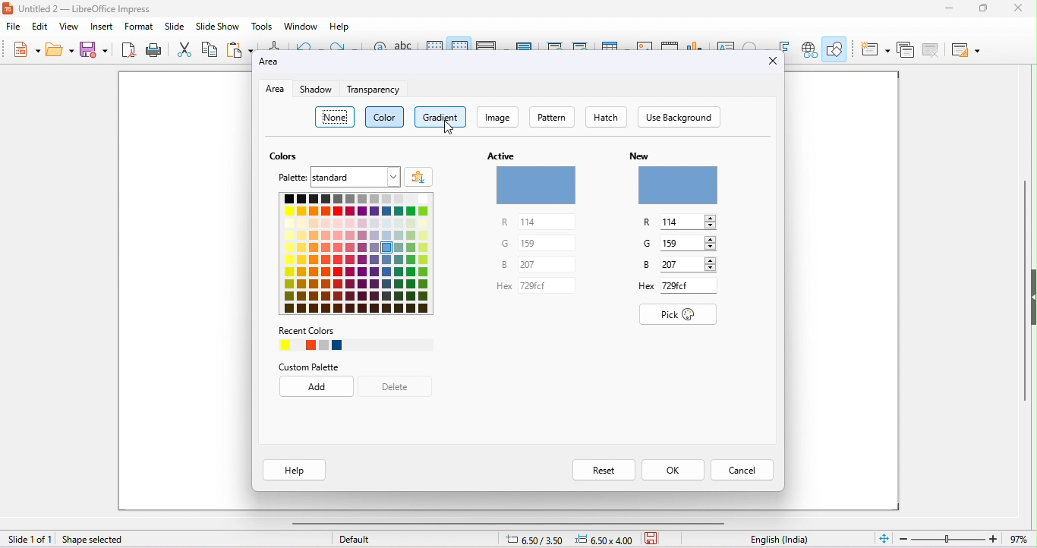 The width and height of the screenshot is (1037, 548). What do you see at coordinates (645, 43) in the screenshot?
I see `insert image` at bounding box center [645, 43].